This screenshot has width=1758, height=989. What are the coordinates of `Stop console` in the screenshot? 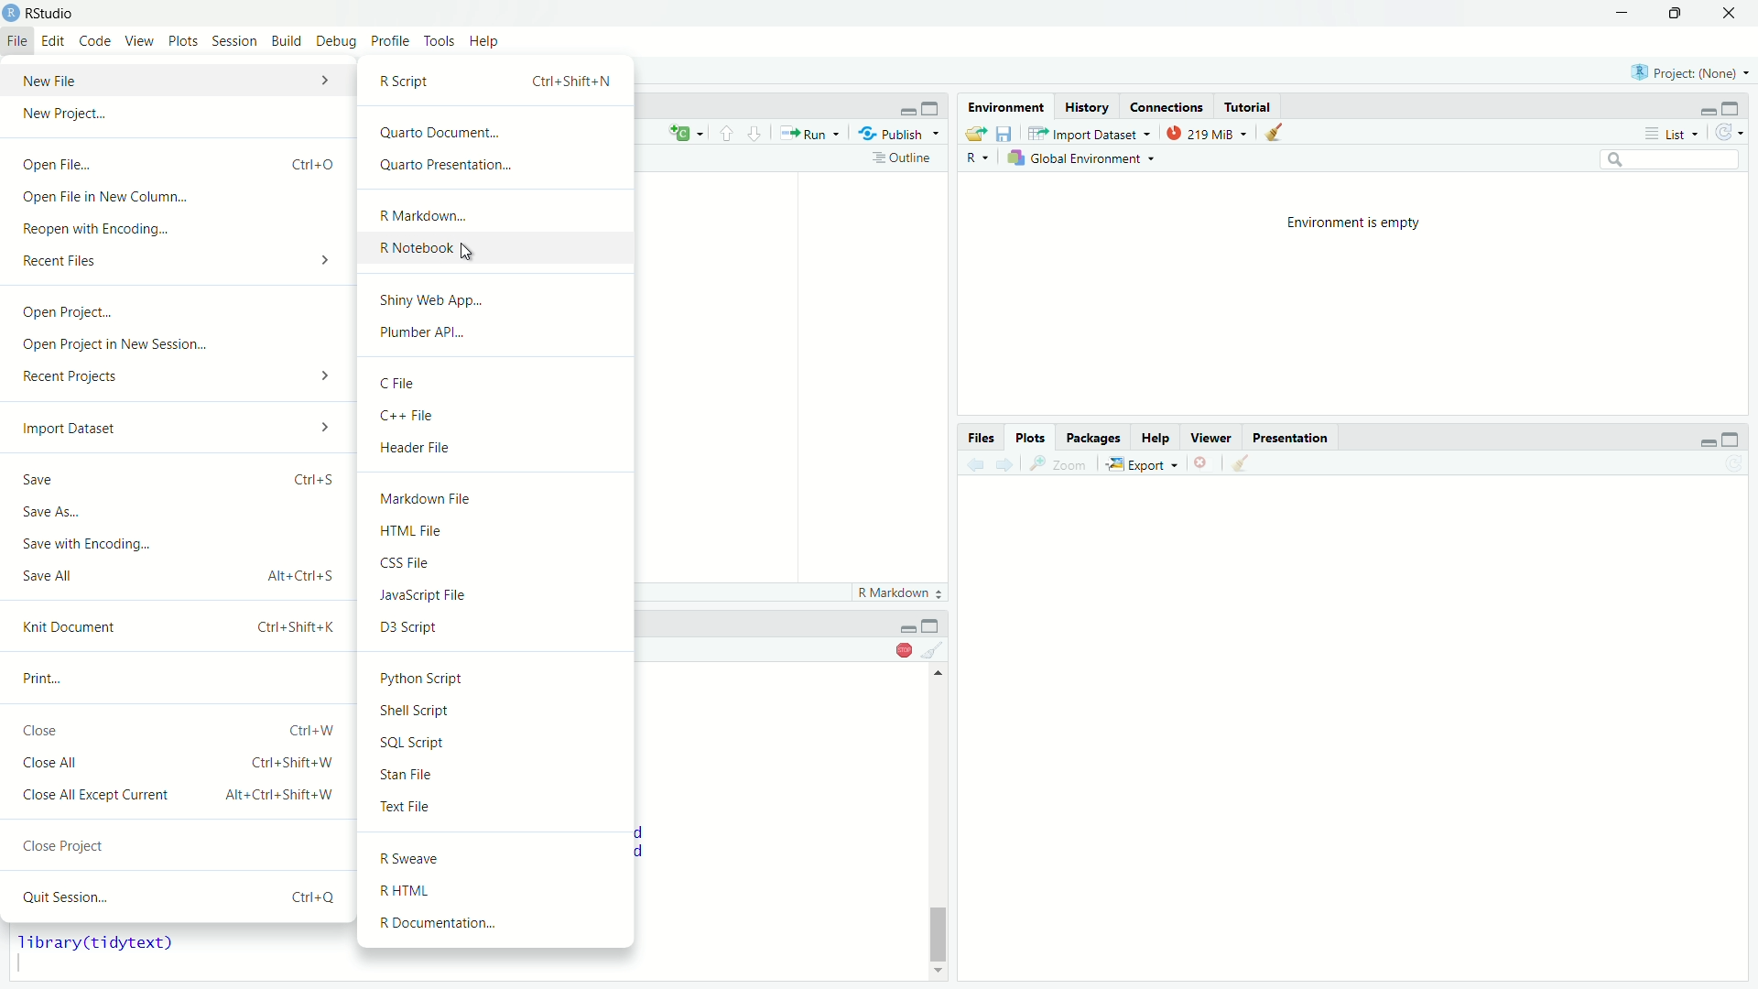 It's located at (903, 649).